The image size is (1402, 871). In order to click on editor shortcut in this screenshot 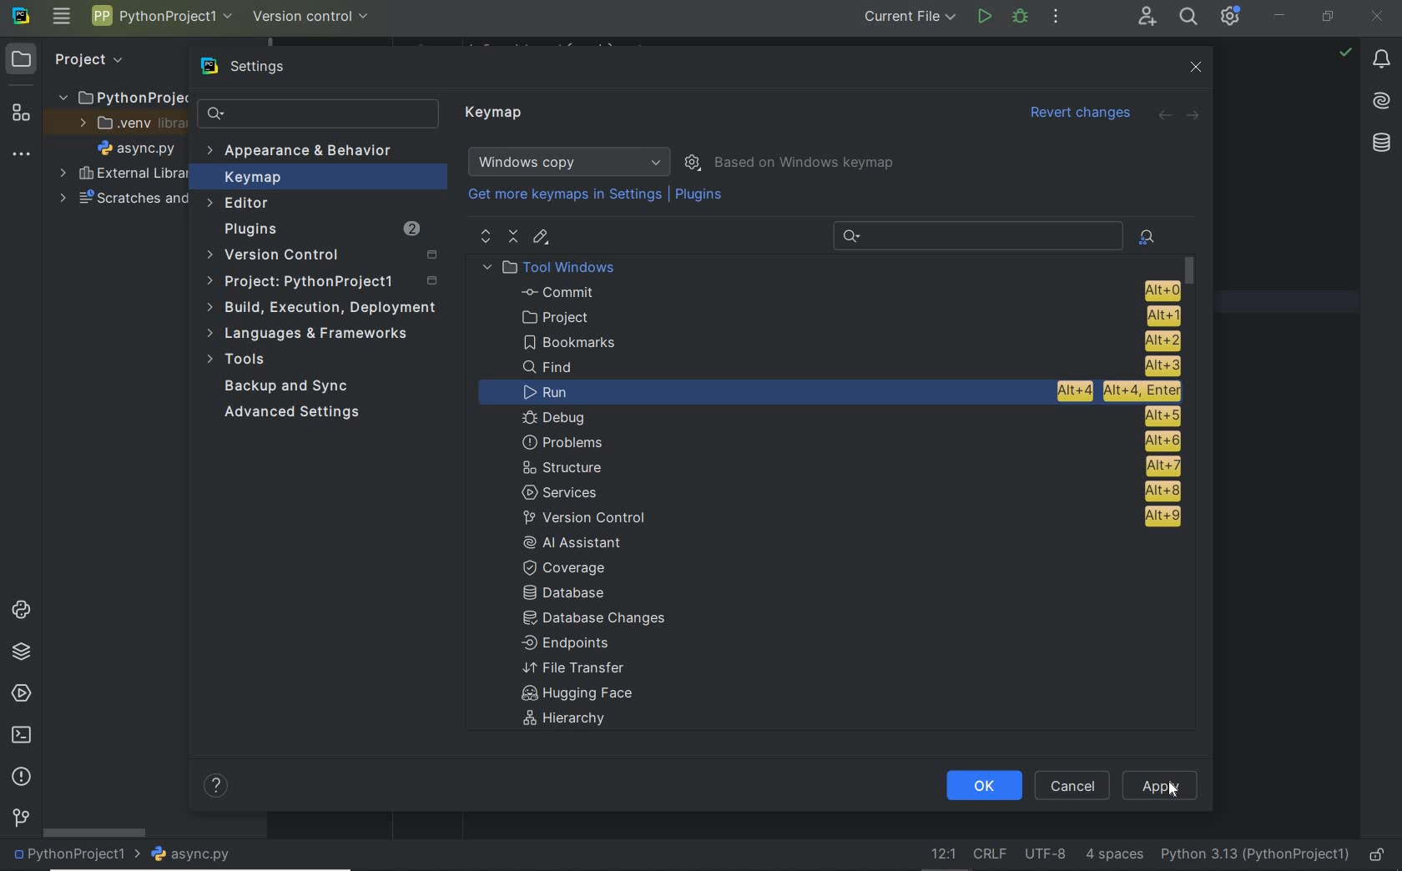, I will do `click(542, 239)`.